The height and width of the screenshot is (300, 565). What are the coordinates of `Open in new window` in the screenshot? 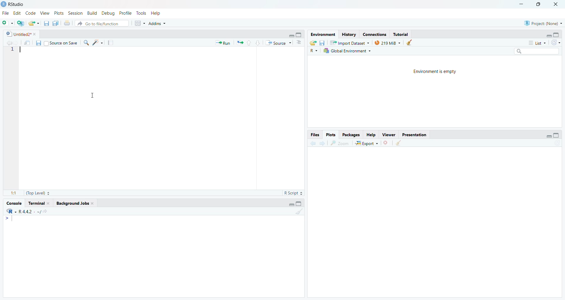 It's located at (28, 42).